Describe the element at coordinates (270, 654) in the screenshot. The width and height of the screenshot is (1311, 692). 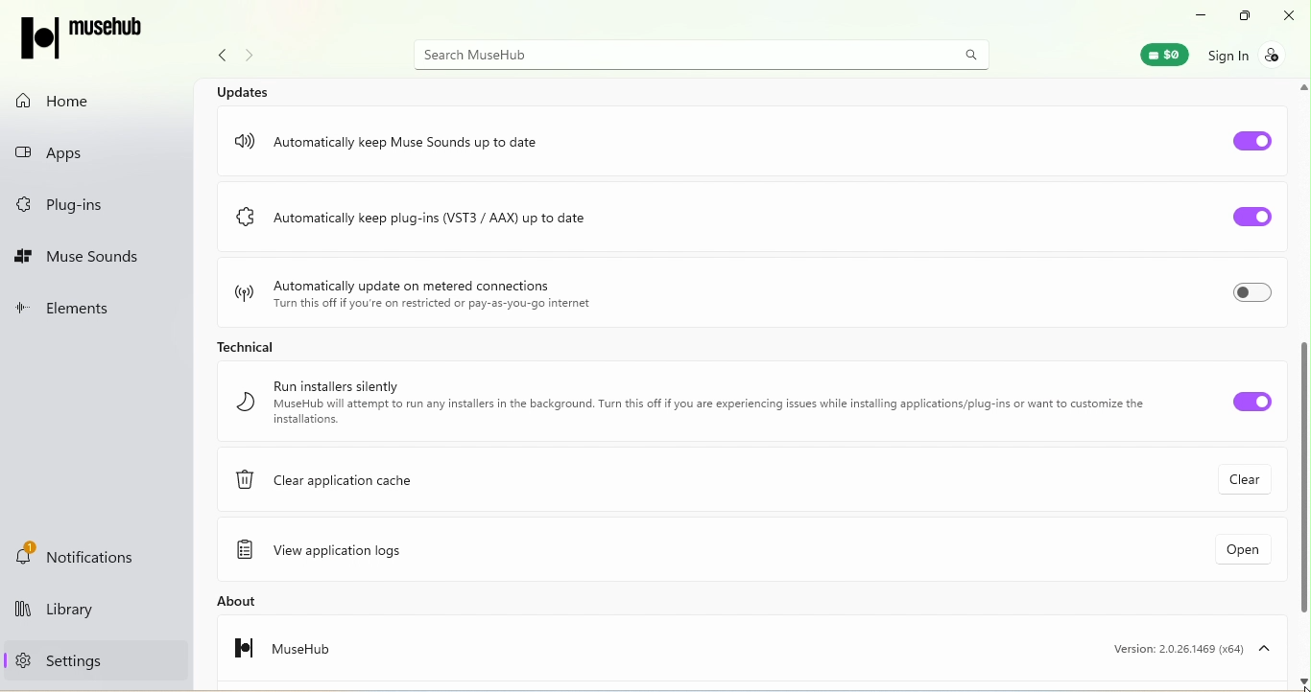
I see `Musehub` at that location.